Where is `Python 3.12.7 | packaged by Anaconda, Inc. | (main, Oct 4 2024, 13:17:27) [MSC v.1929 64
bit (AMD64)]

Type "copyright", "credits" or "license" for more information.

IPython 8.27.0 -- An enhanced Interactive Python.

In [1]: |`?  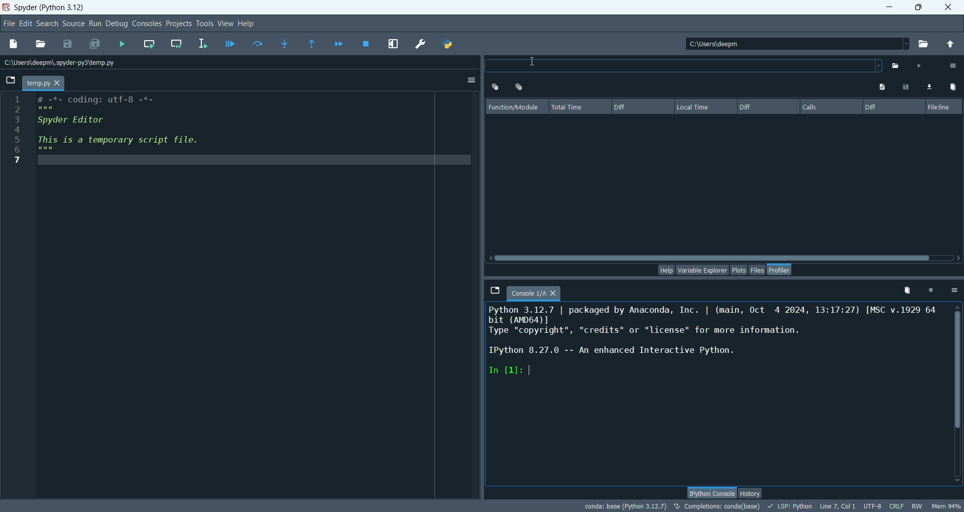 Python 3.12.7 | packaged by Anaconda, Inc. | (main, Oct 4 2024, 13:17:27) [MSC v.1929 64
bit (AMD64)]

Type "copyright", "credits" or "license" for more information.

IPython 8.27.0 -- An enhanced Interactive Python.

In [1]: | is located at coordinates (708, 361).